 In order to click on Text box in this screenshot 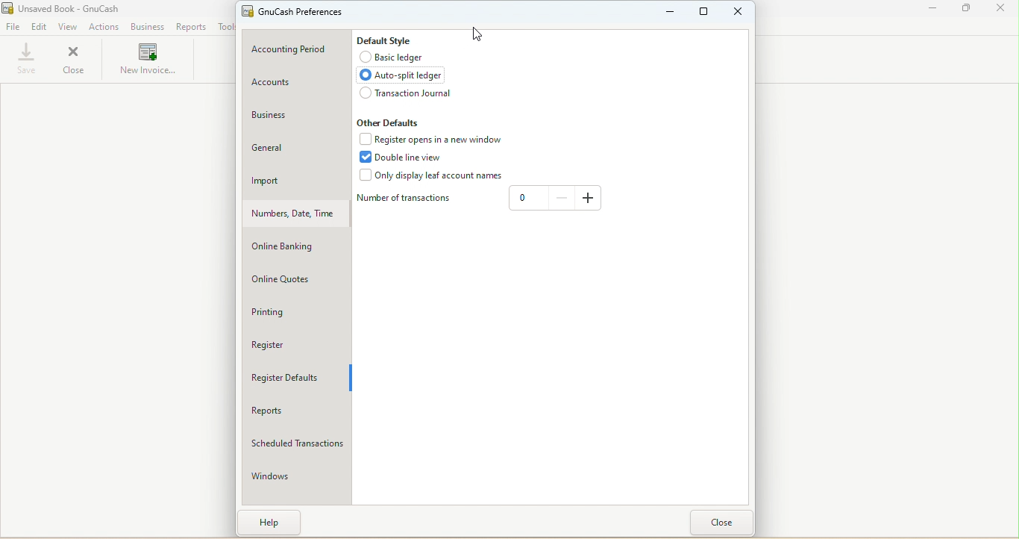, I will do `click(527, 199)`.